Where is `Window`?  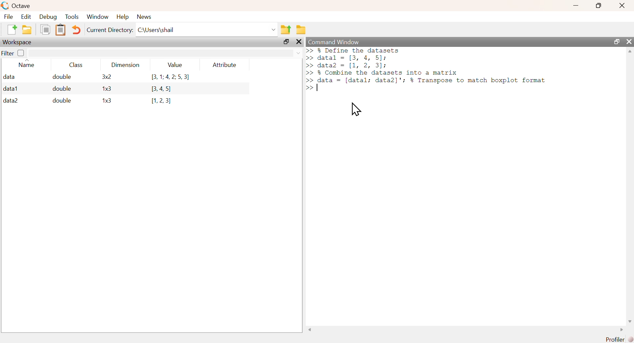 Window is located at coordinates (97, 17).